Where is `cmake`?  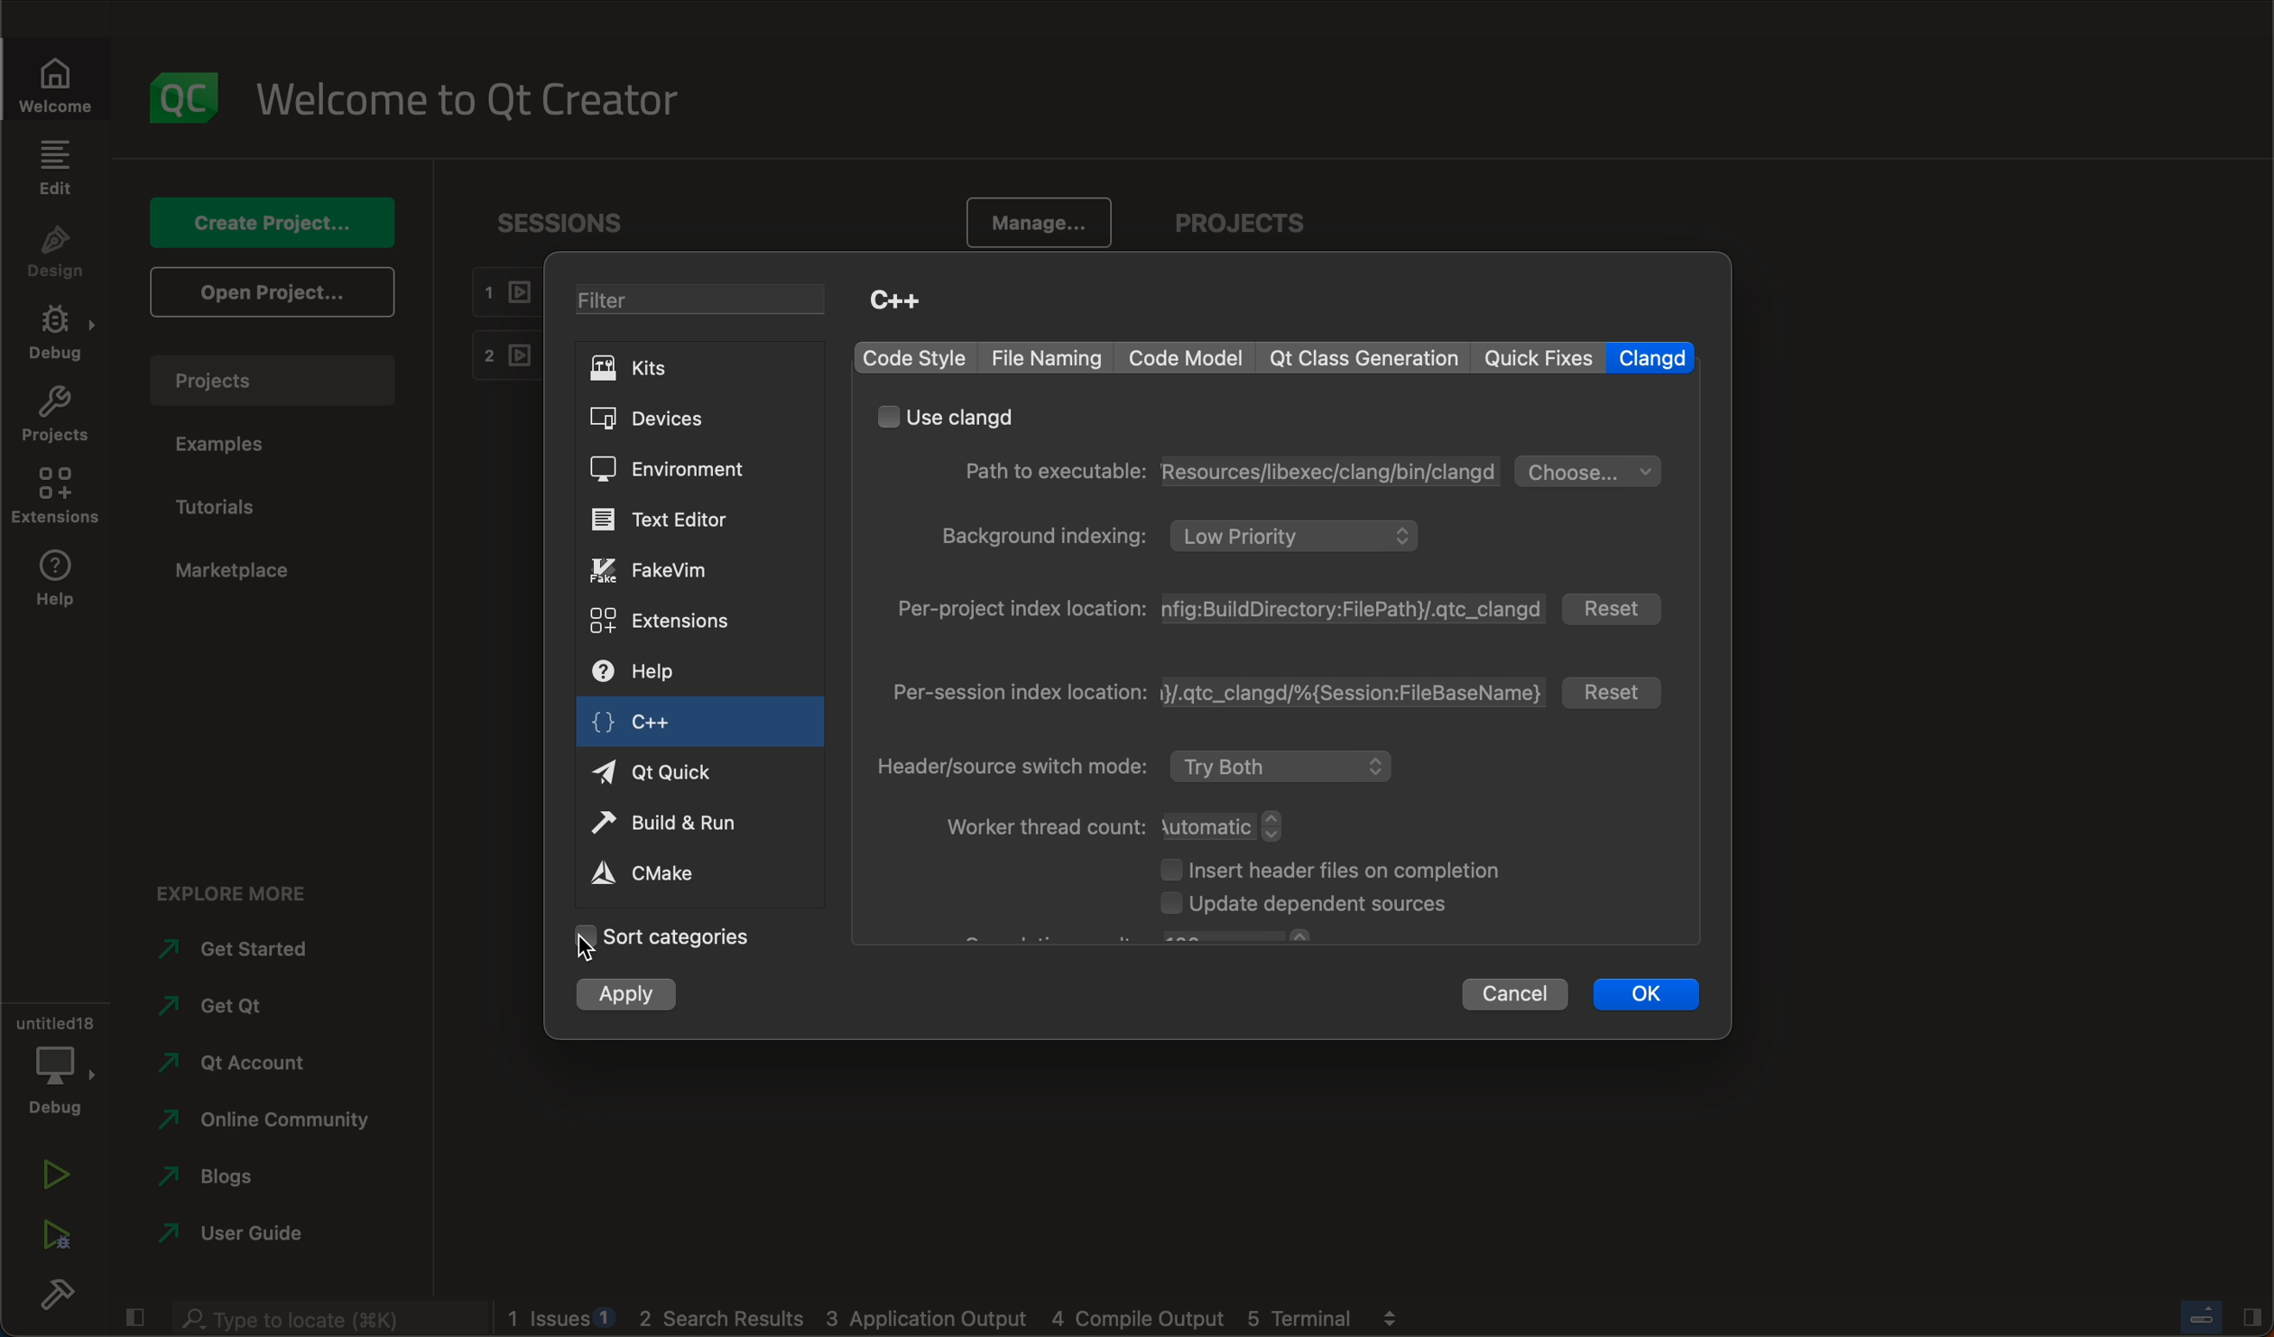
cmake is located at coordinates (661, 876).